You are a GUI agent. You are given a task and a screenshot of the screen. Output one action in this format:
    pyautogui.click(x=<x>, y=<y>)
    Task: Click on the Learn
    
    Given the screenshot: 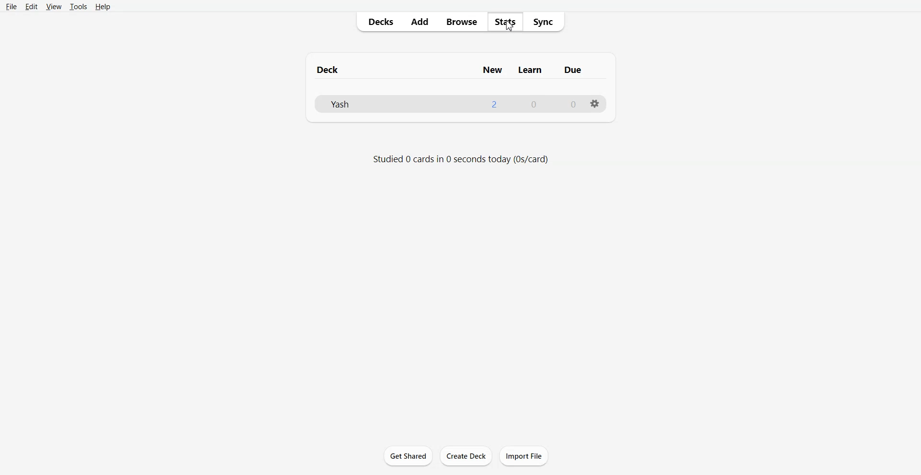 What is the action you would take?
    pyautogui.click(x=533, y=68)
    